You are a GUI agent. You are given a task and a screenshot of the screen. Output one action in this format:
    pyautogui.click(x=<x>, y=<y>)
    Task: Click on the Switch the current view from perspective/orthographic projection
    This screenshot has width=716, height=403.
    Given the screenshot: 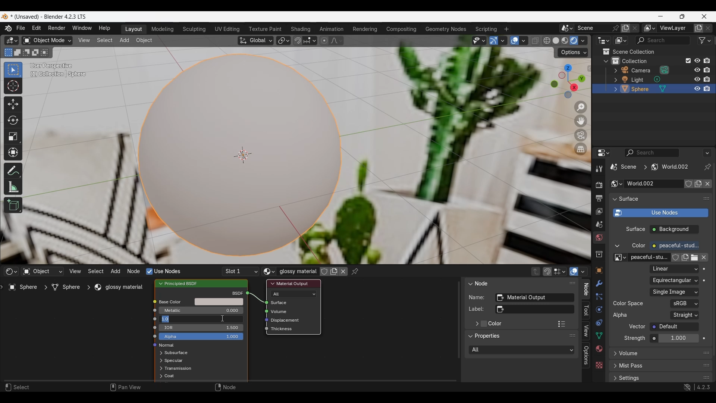 What is the action you would take?
    pyautogui.click(x=581, y=149)
    